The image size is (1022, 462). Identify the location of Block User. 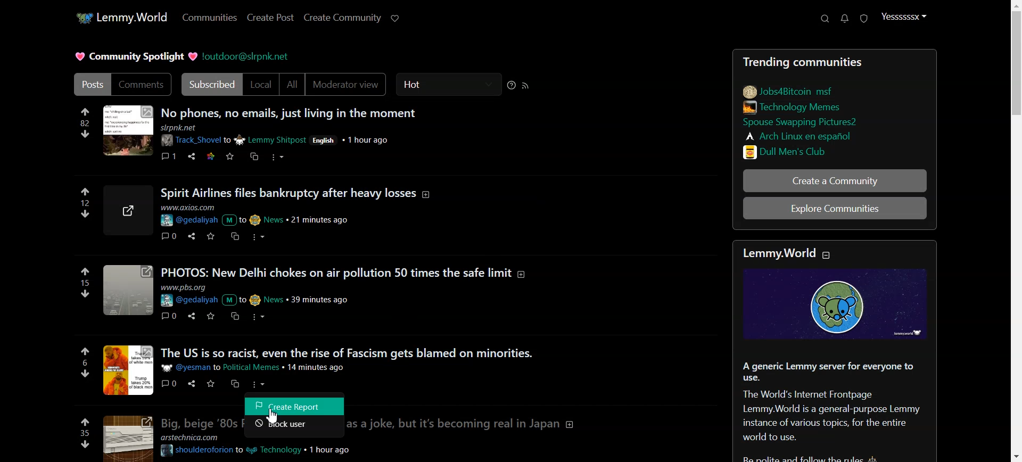
(295, 427).